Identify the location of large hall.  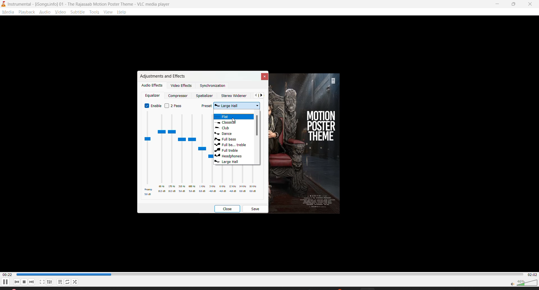
(226, 163).